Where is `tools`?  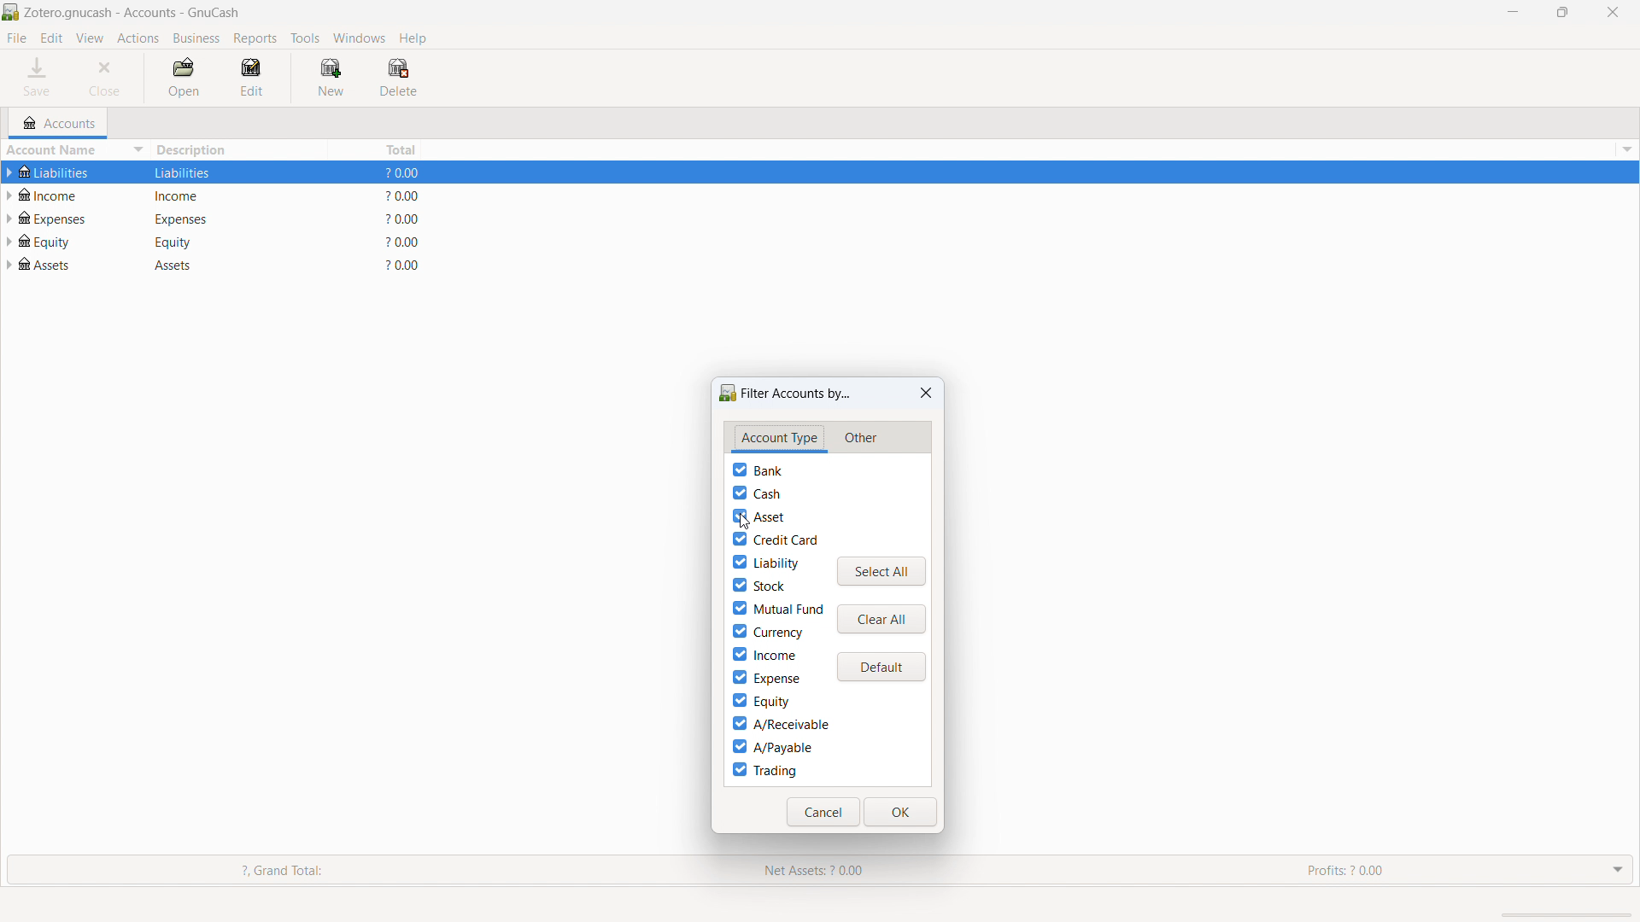 tools is located at coordinates (305, 38).